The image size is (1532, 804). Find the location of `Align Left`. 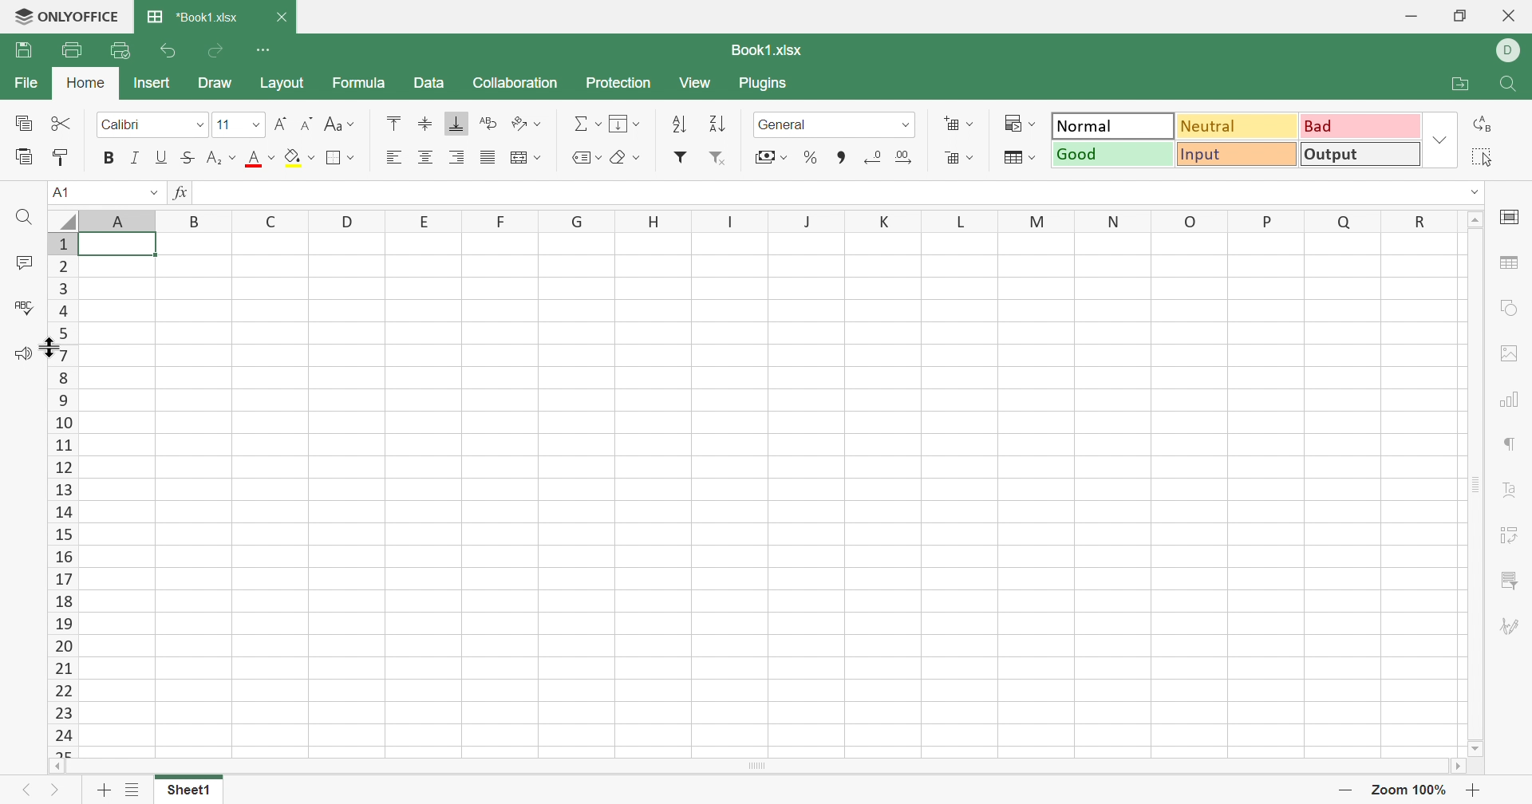

Align Left is located at coordinates (397, 156).